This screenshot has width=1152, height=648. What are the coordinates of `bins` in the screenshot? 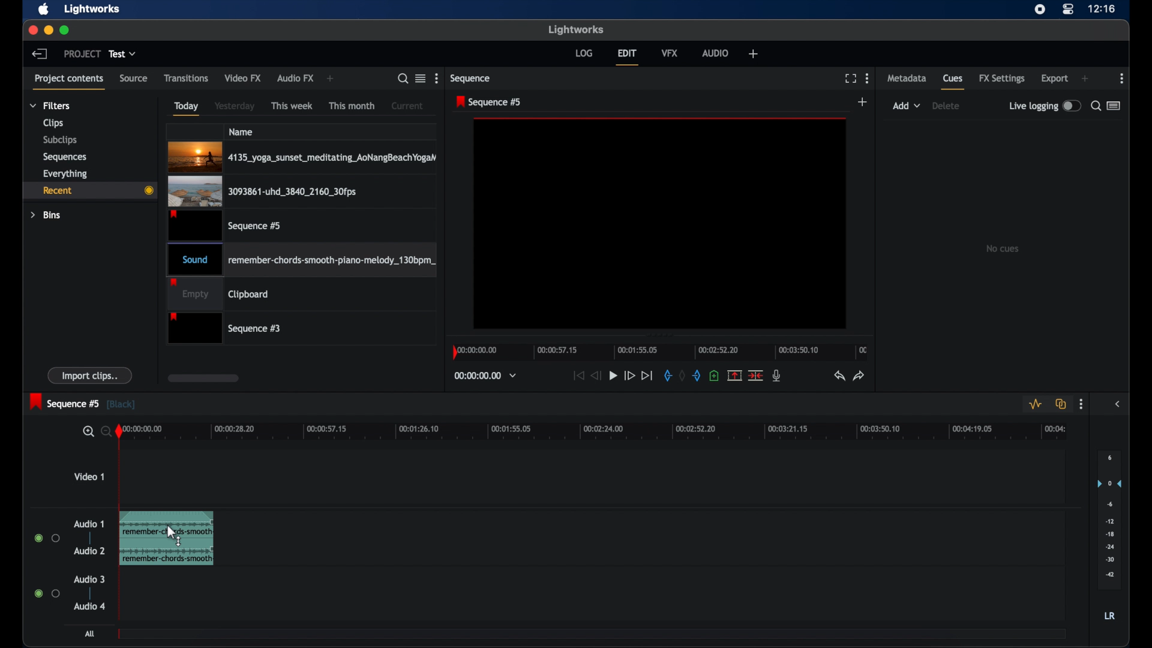 It's located at (46, 215).